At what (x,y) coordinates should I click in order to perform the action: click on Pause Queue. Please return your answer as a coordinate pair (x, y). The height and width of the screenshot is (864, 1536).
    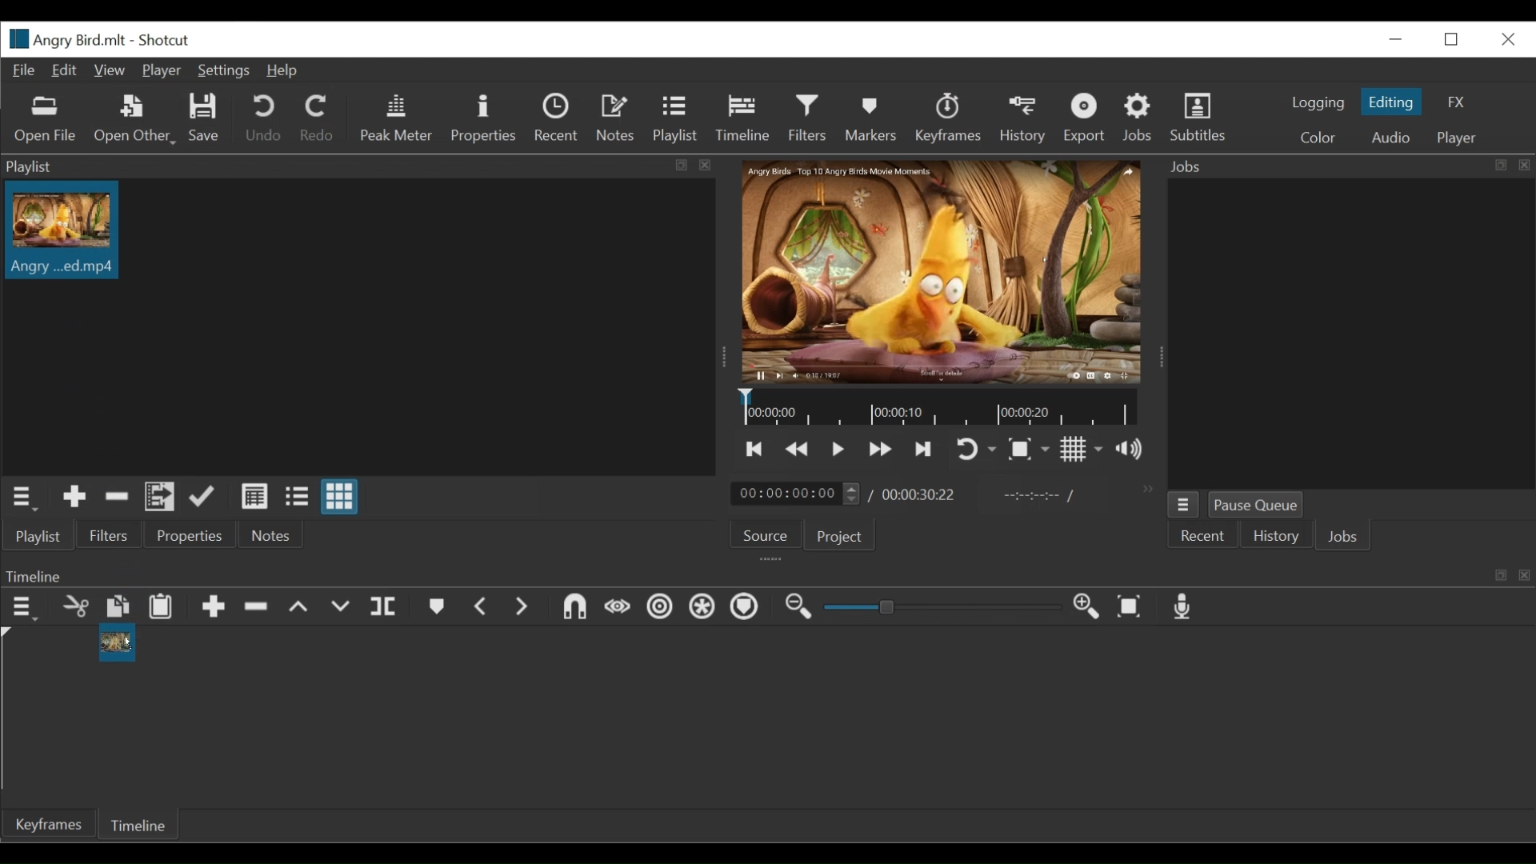
    Looking at the image, I should click on (1258, 505).